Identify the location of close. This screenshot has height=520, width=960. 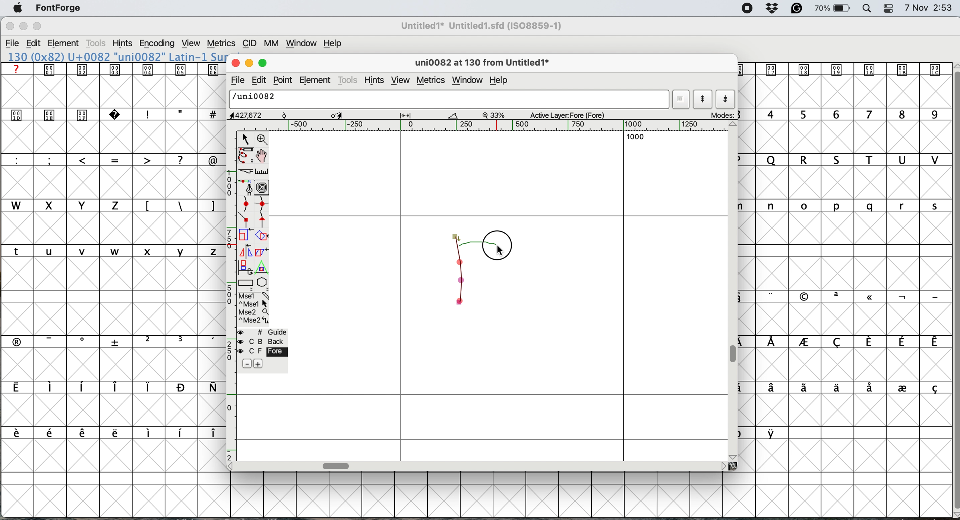
(236, 63).